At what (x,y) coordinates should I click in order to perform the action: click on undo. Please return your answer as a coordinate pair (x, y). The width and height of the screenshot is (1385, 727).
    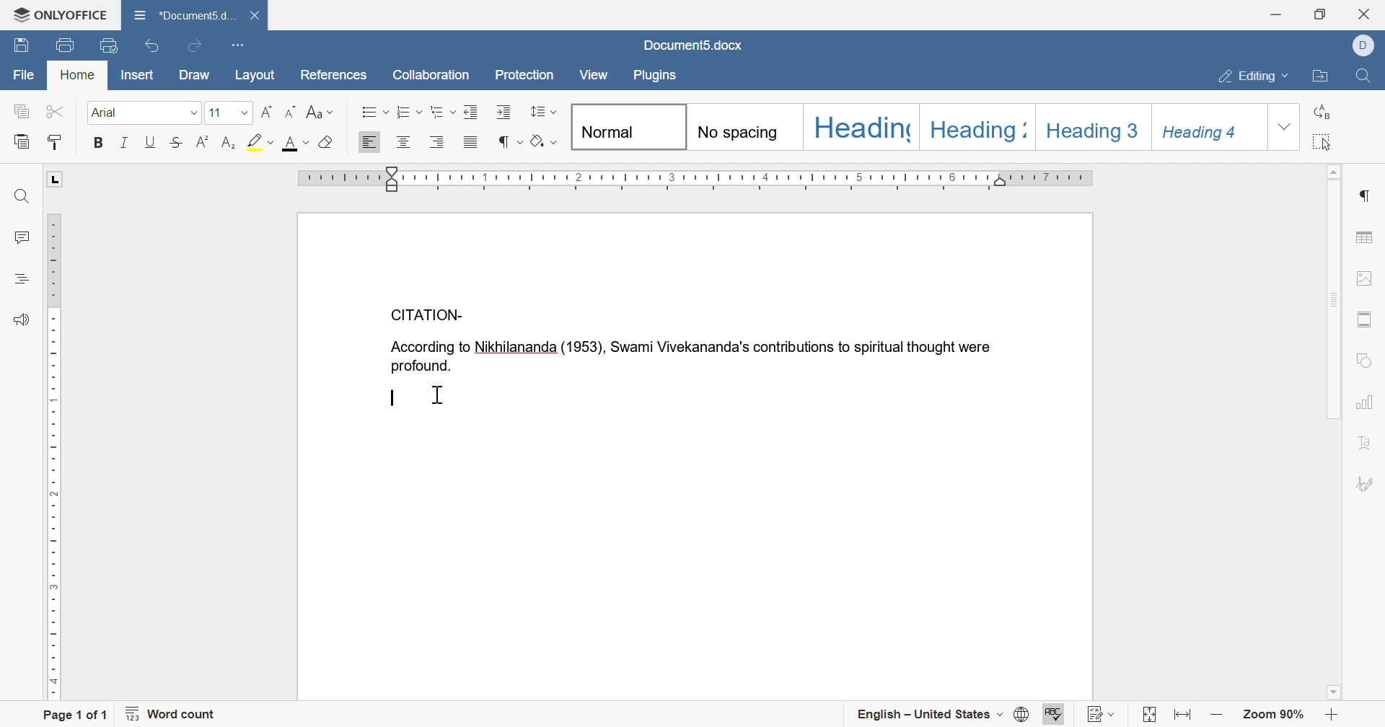
    Looking at the image, I should click on (151, 45).